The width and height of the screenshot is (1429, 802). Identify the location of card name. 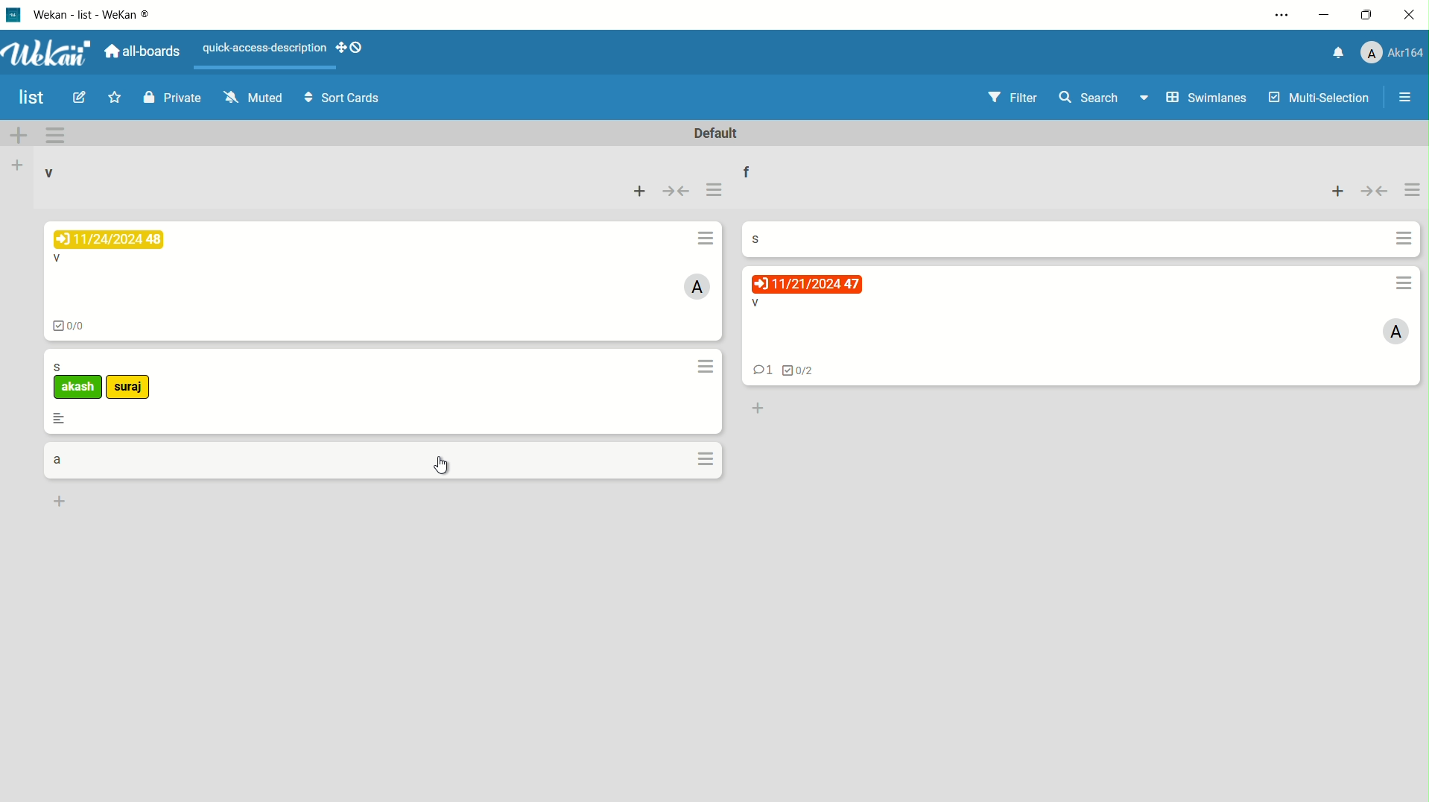
(752, 239).